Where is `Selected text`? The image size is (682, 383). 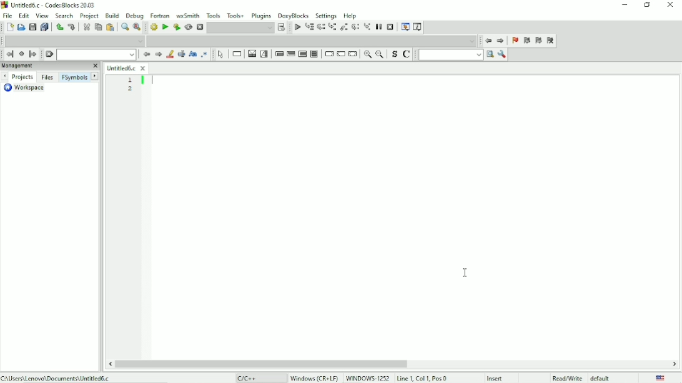
Selected text is located at coordinates (182, 54).